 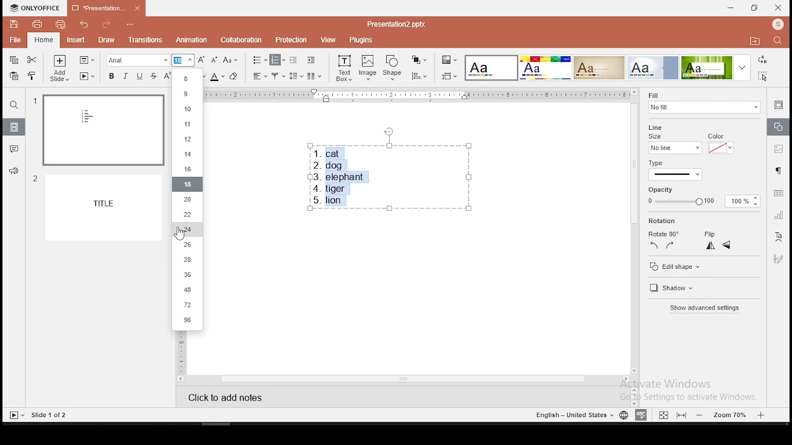 What do you see at coordinates (663, 221) in the screenshot?
I see `rotation` at bounding box center [663, 221].